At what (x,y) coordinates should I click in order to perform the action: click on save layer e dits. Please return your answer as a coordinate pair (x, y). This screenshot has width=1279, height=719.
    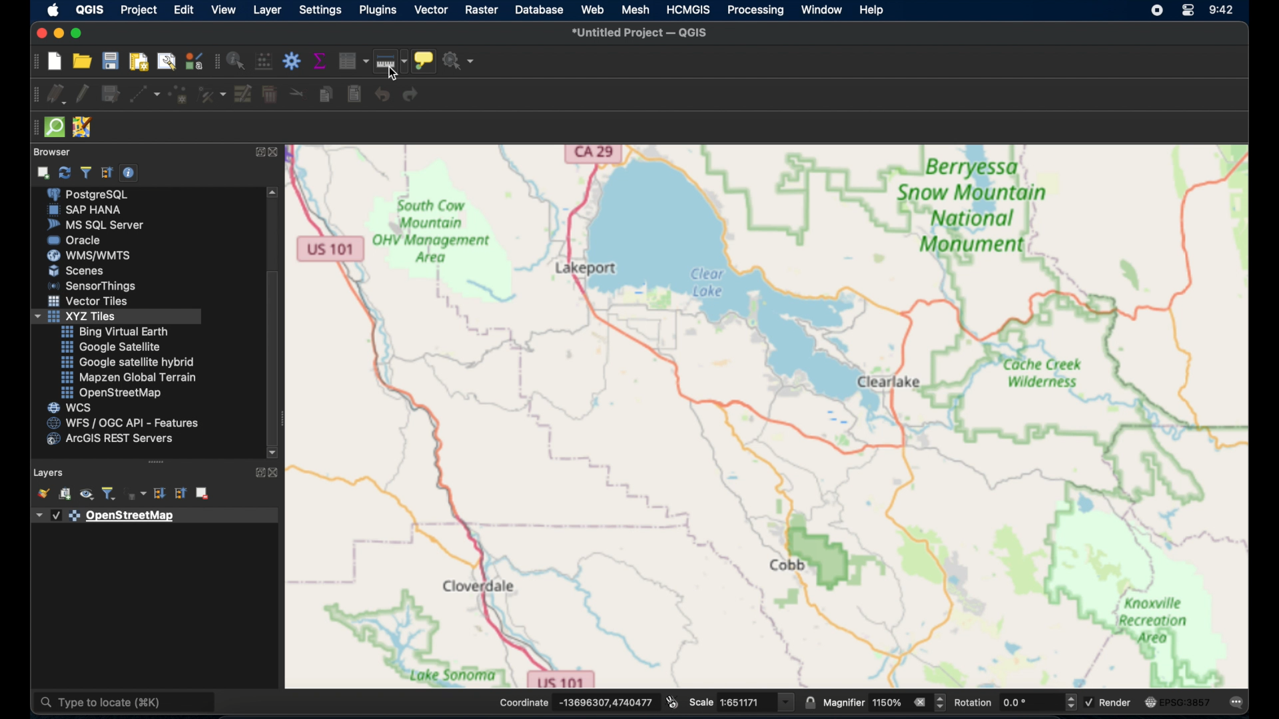
    Looking at the image, I should click on (109, 96).